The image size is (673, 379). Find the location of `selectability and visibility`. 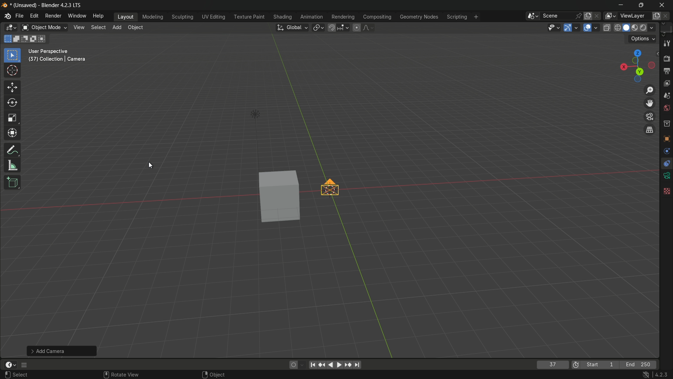

selectability and visibility is located at coordinates (553, 28).